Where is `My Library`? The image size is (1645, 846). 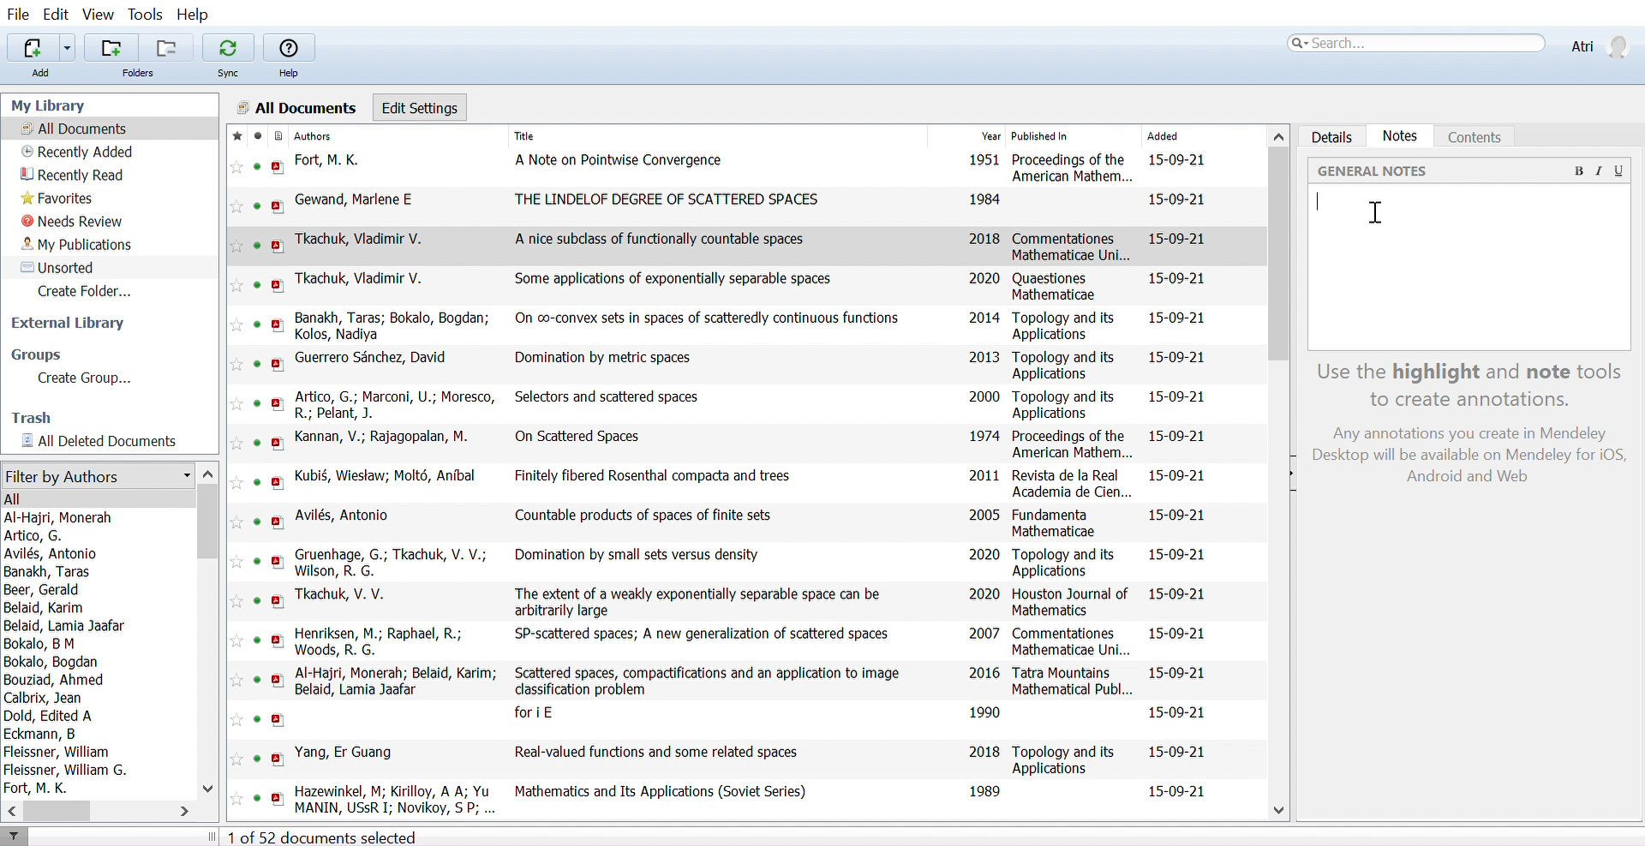 My Library is located at coordinates (49, 104).